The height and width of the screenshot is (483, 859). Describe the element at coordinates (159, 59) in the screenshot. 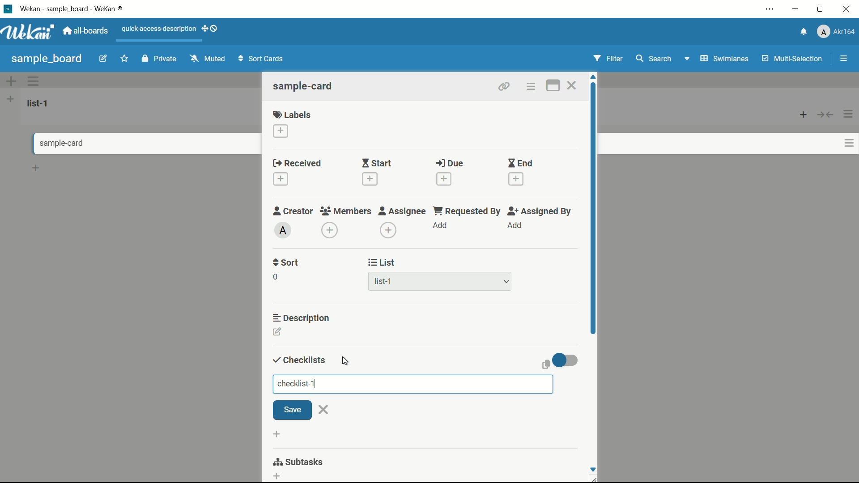

I see `private` at that location.